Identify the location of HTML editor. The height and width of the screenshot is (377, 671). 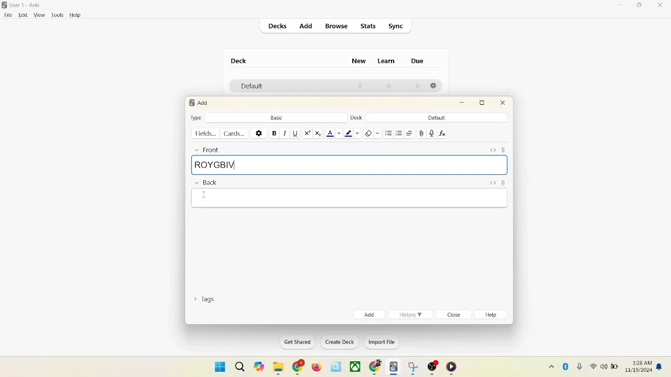
(493, 150).